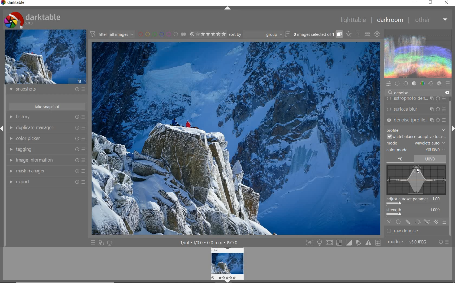  What do you see at coordinates (416, 129) in the screenshot?
I see `profile` at bounding box center [416, 129].